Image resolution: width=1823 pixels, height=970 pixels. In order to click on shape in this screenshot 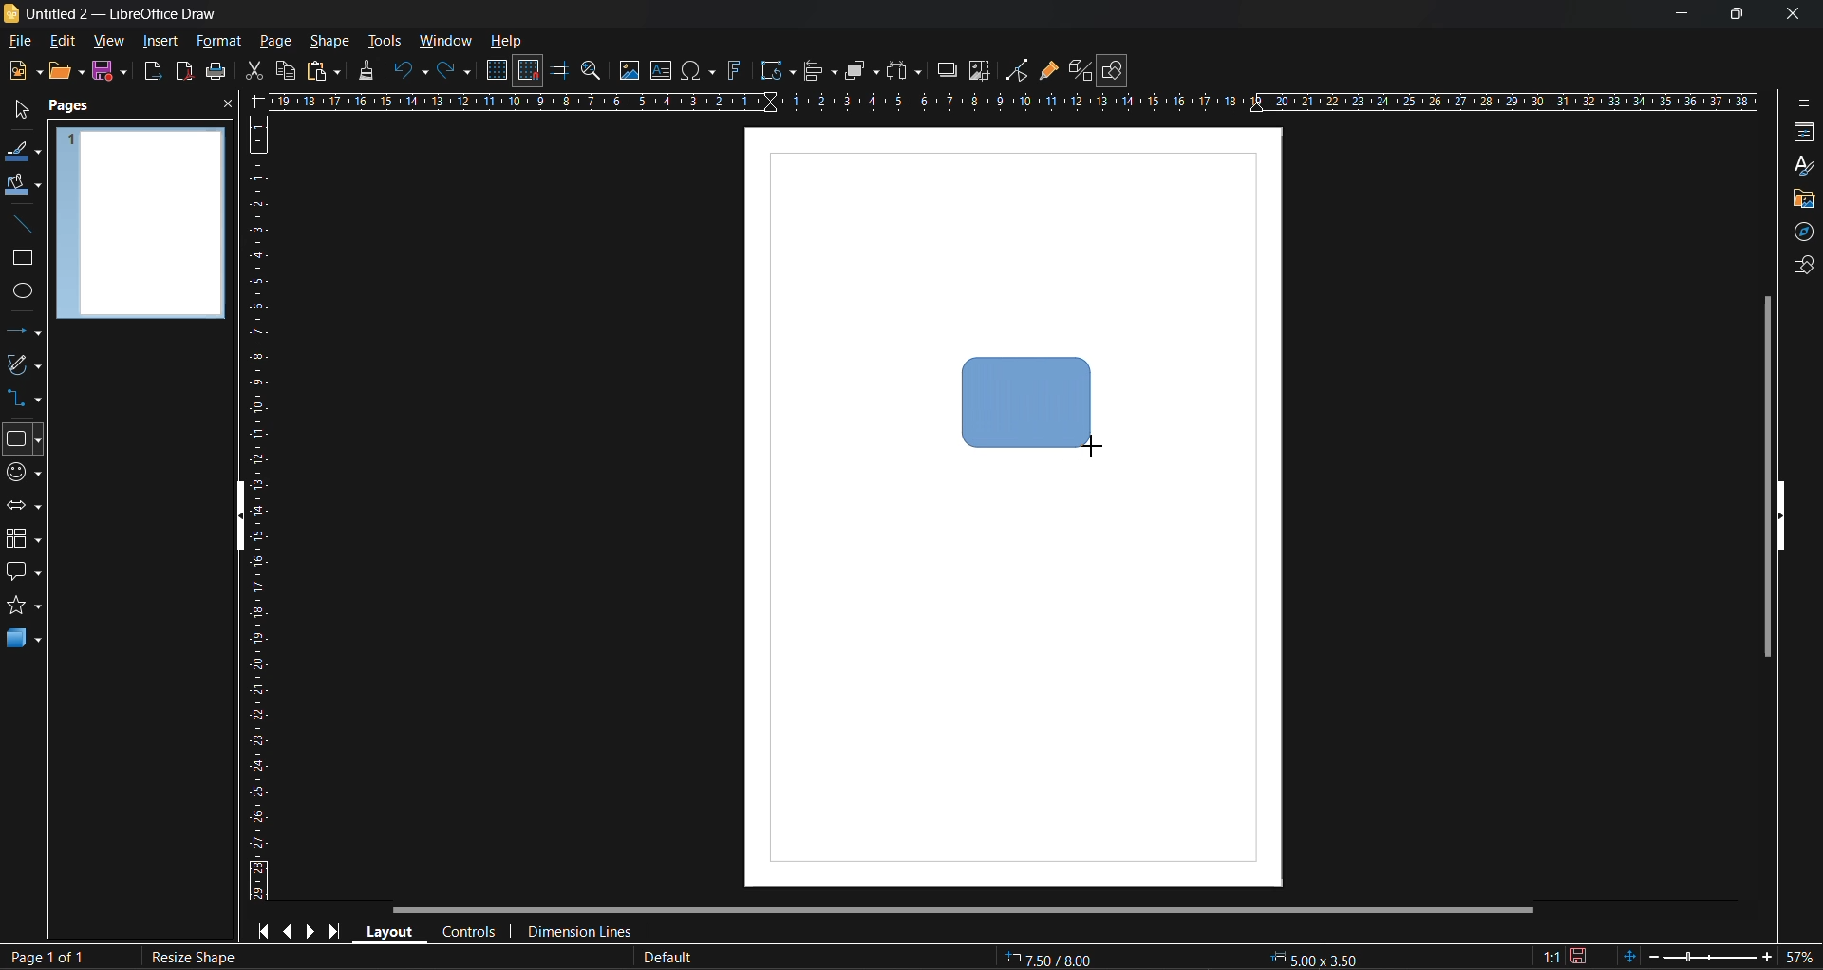, I will do `click(334, 41)`.